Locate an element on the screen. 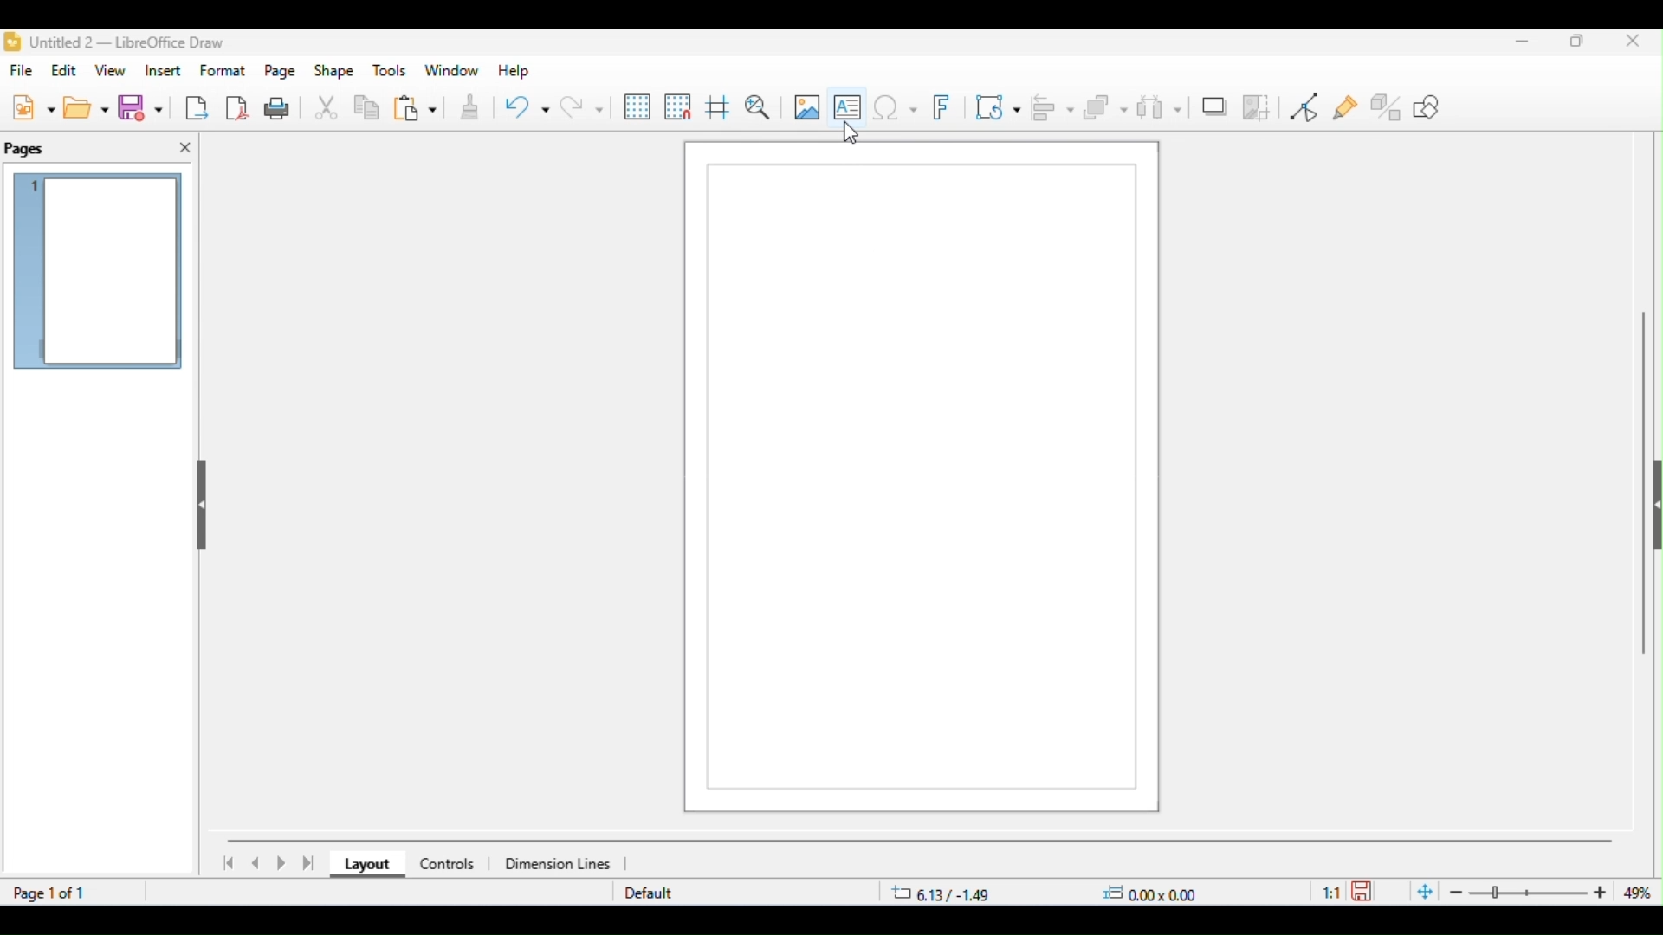 The image size is (1663, 935). insert special characters is located at coordinates (895, 106).